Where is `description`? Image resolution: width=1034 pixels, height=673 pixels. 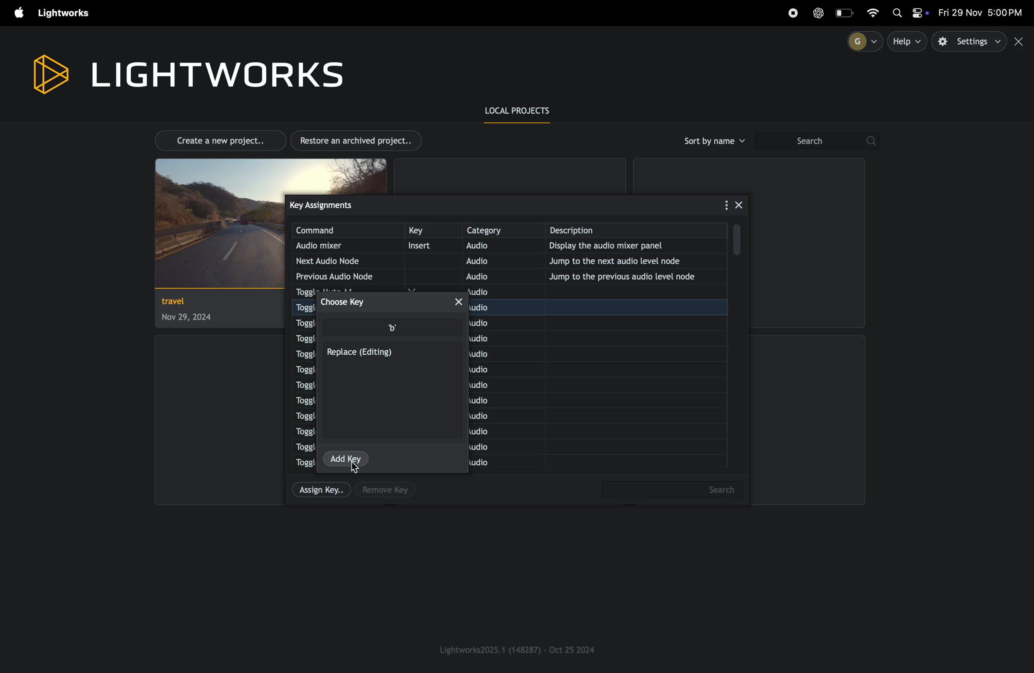 description is located at coordinates (640, 230).